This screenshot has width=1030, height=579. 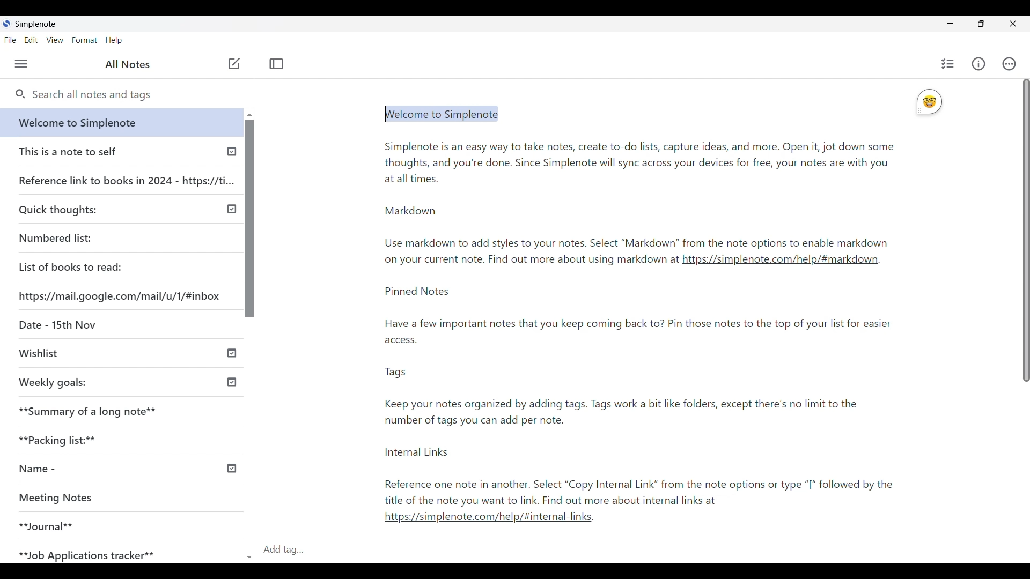 What do you see at coordinates (233, 354) in the screenshot?
I see `Check icon indicates published notes` at bounding box center [233, 354].